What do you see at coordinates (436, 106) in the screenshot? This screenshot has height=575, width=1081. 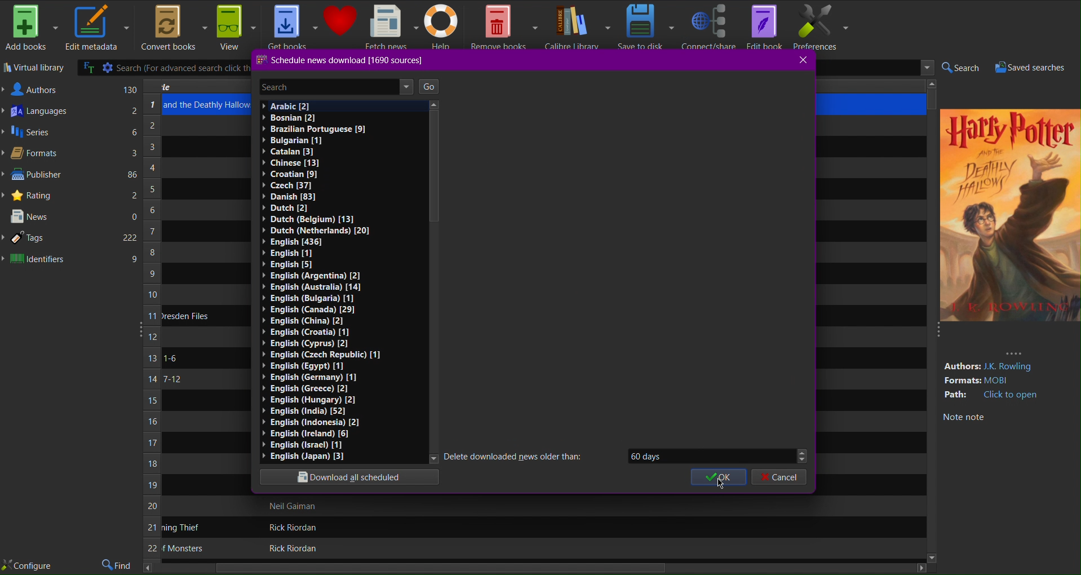 I see `up` at bounding box center [436, 106].